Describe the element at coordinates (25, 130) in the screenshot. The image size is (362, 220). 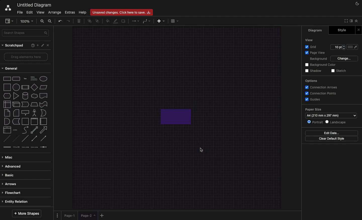
I see `curve` at that location.